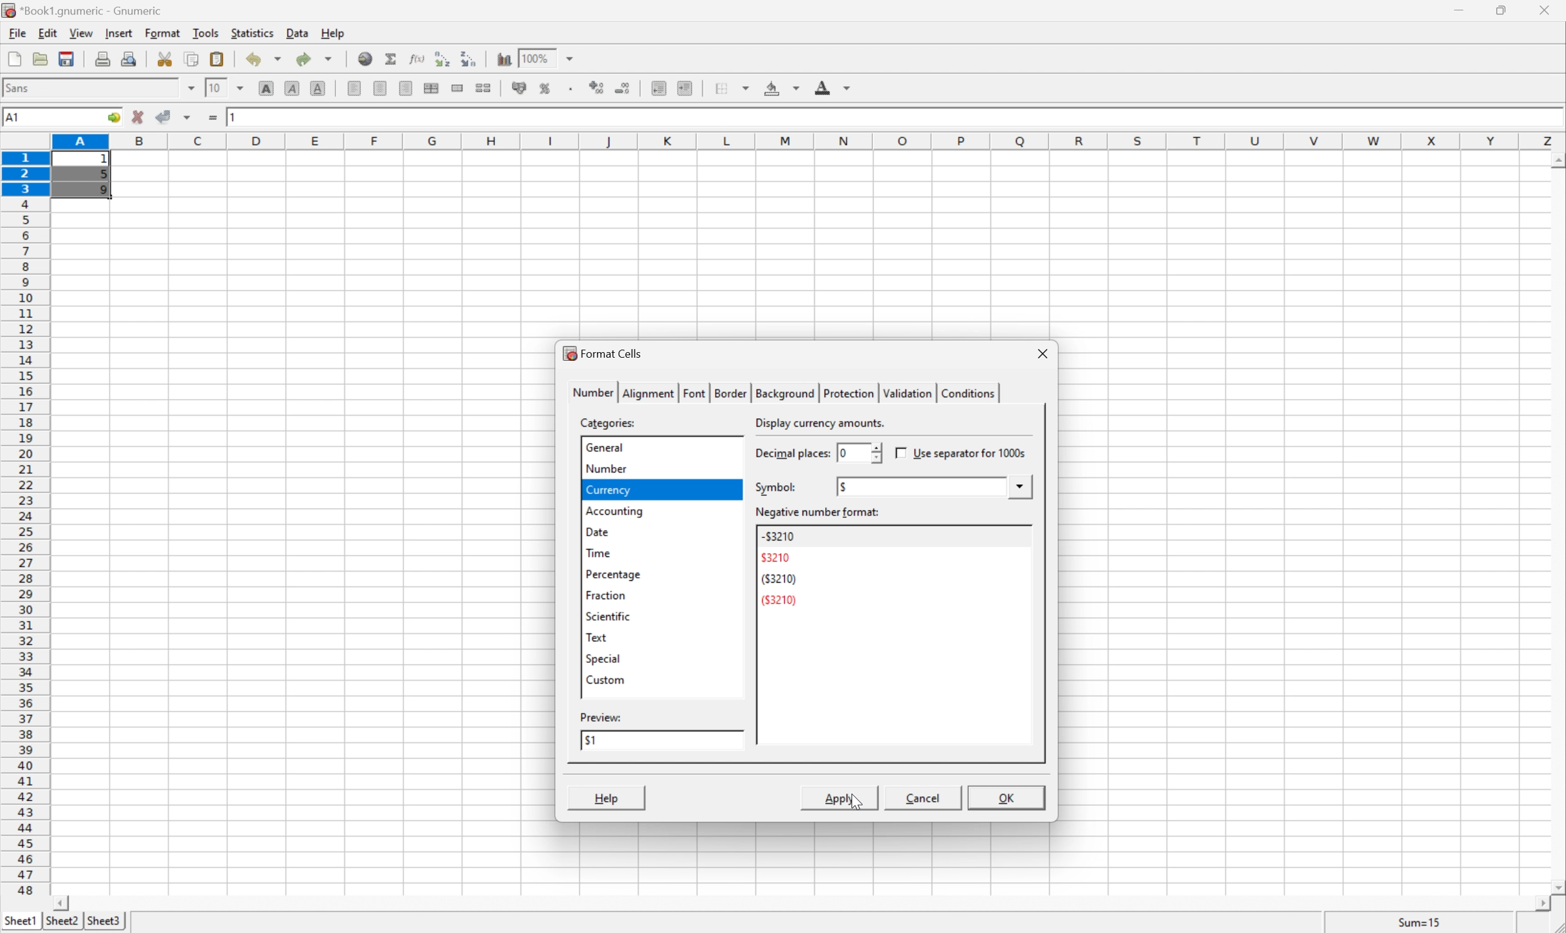 The width and height of the screenshot is (1566, 933). Describe the element at coordinates (865, 423) in the screenshot. I see `select an appropriate format automatically.` at that location.